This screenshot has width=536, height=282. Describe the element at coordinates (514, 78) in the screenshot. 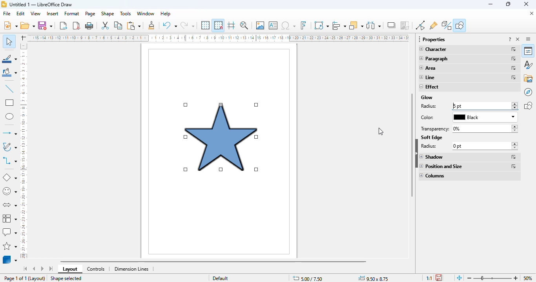

I see `more options` at that location.